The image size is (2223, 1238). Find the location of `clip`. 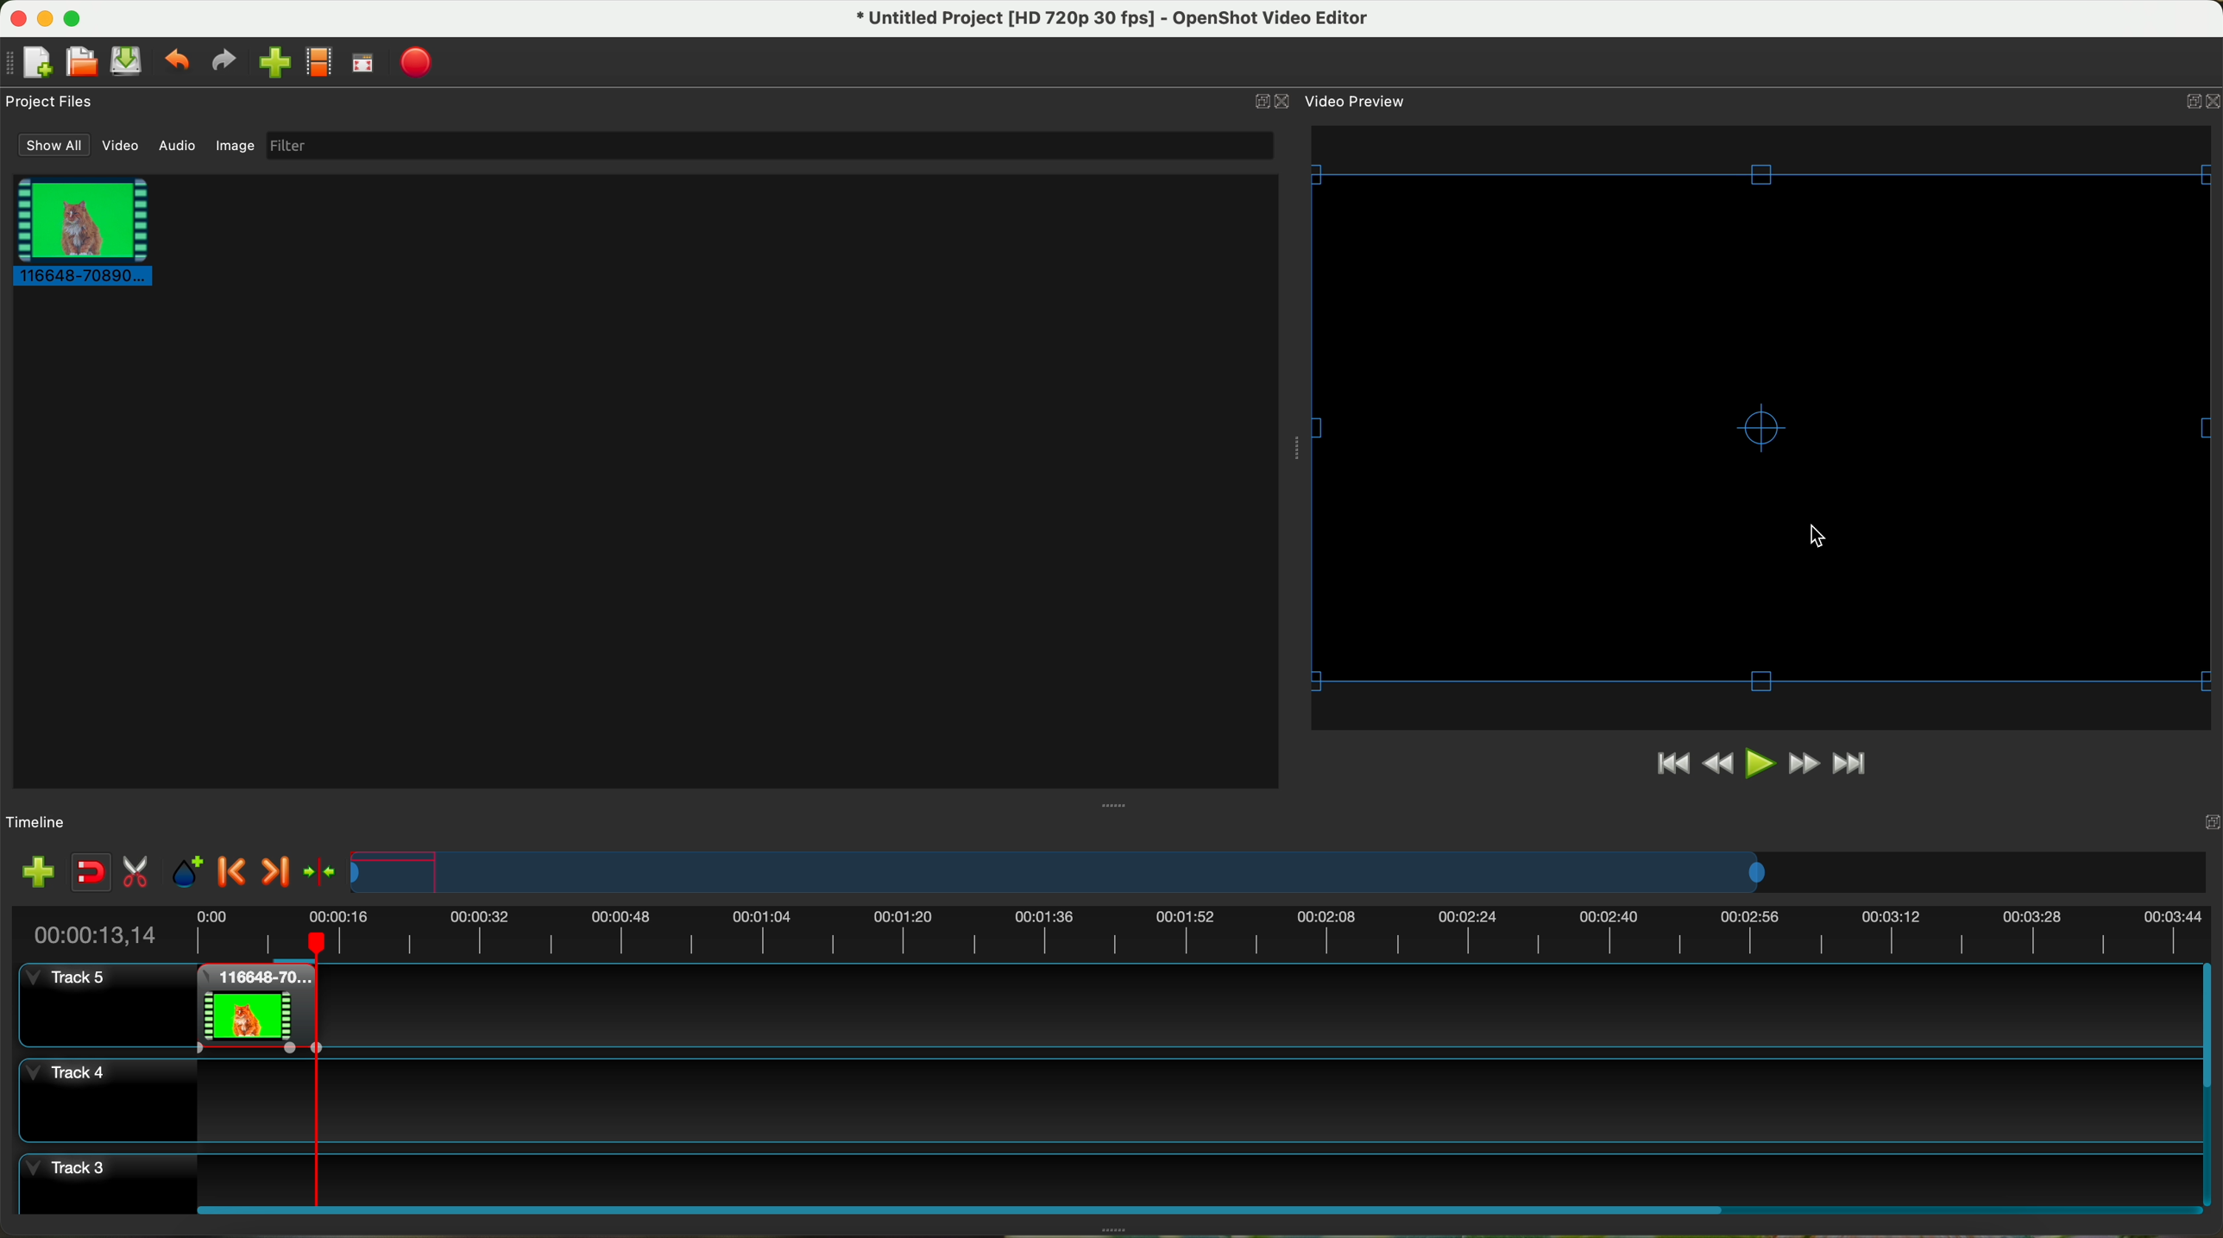

clip is located at coordinates (78, 230).